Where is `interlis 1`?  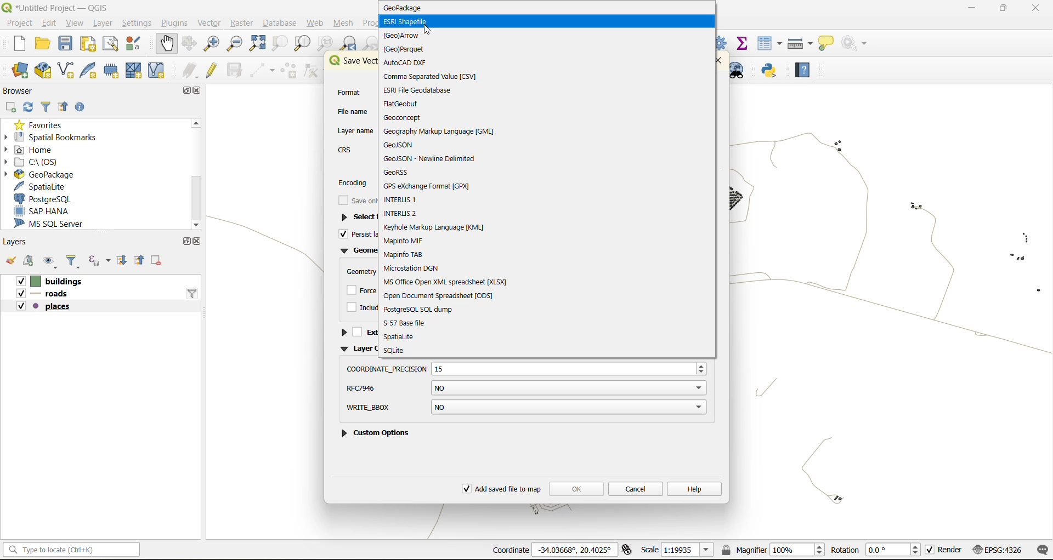 interlis 1 is located at coordinates (403, 200).